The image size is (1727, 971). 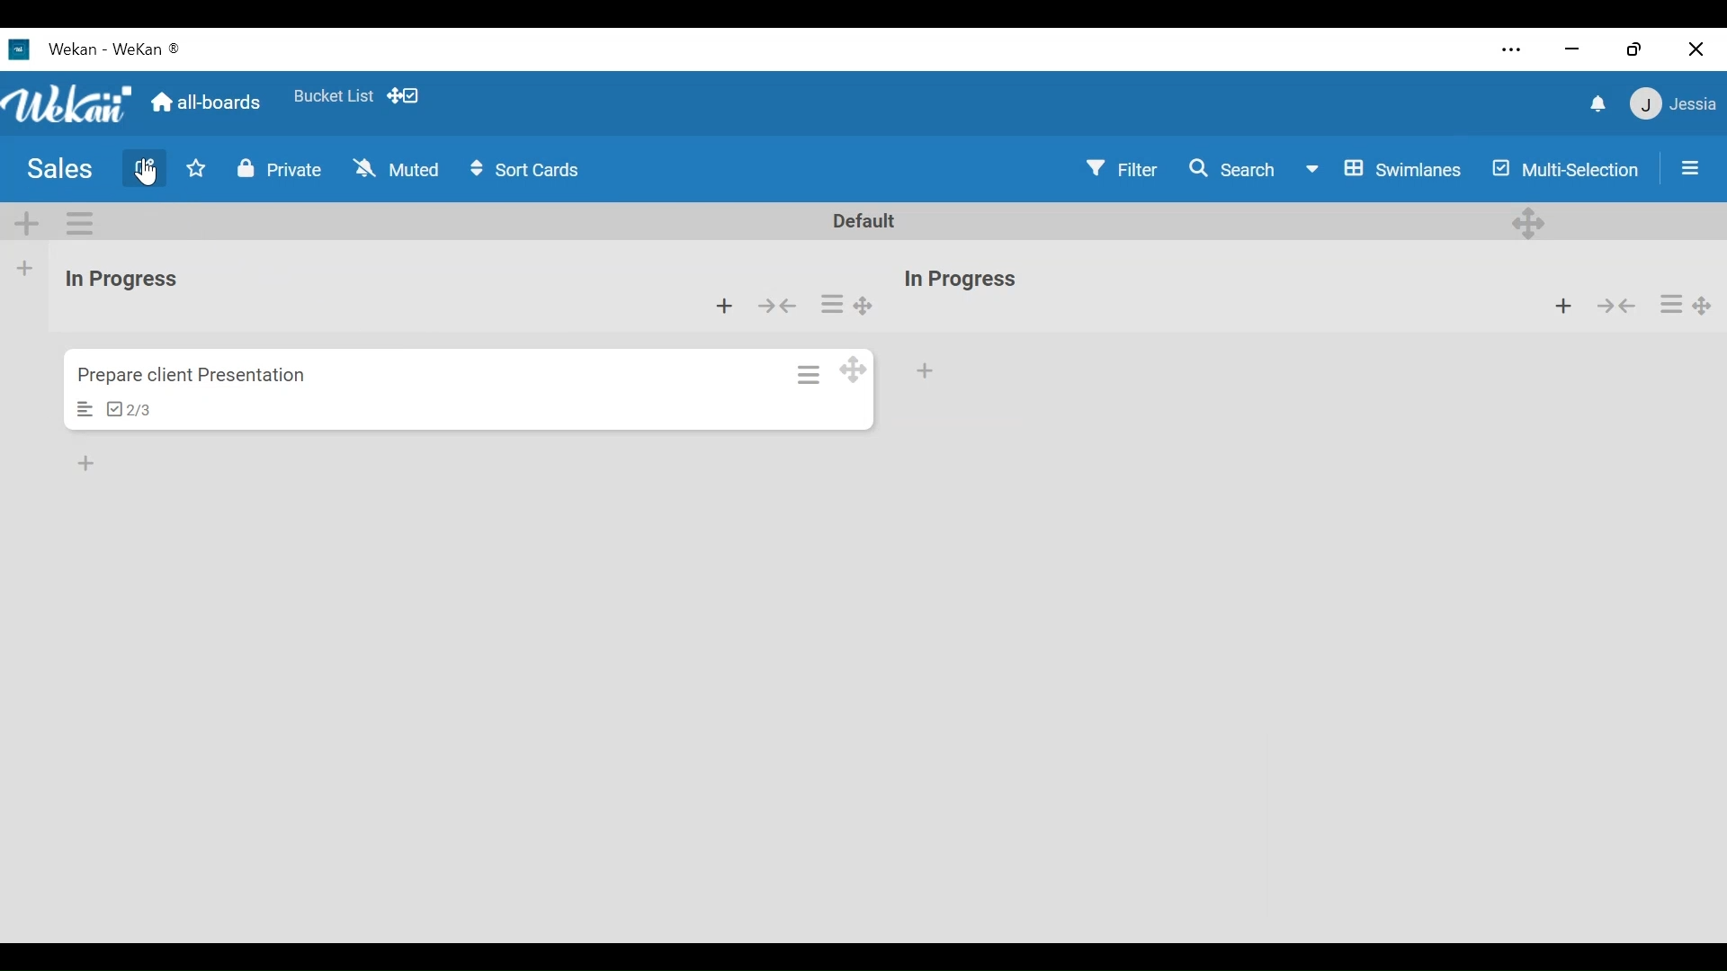 What do you see at coordinates (1573, 48) in the screenshot?
I see `minimize` at bounding box center [1573, 48].